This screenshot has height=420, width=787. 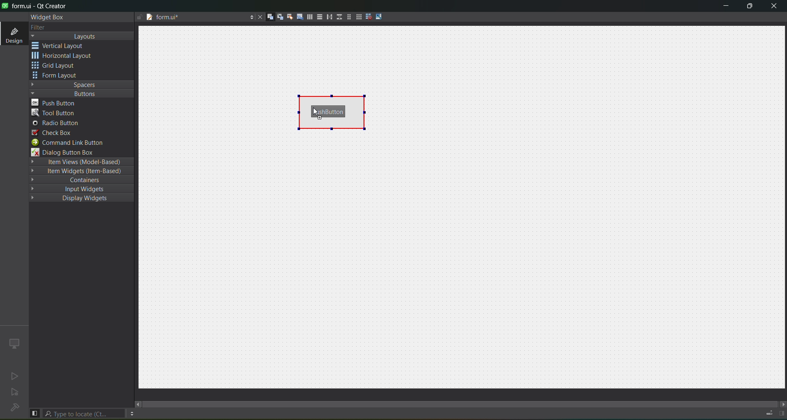 I want to click on horizontal splitter, so click(x=328, y=18).